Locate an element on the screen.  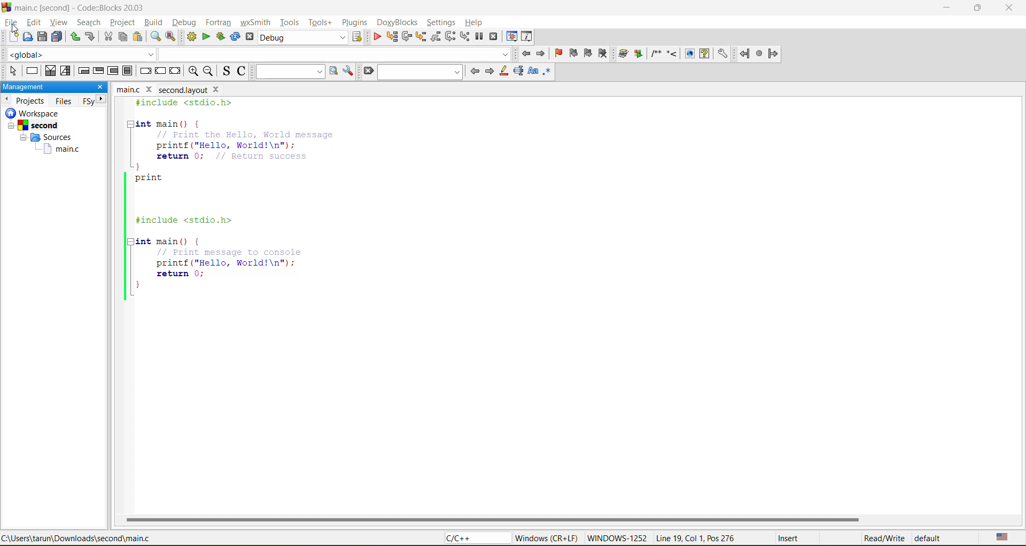
continue instruction is located at coordinates (160, 71).